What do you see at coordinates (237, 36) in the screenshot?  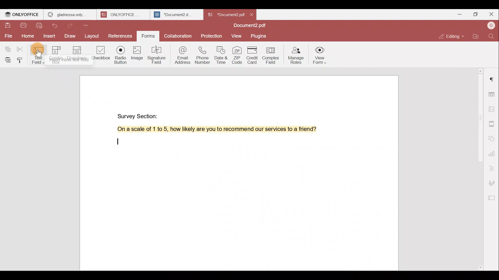 I see `View` at bounding box center [237, 36].